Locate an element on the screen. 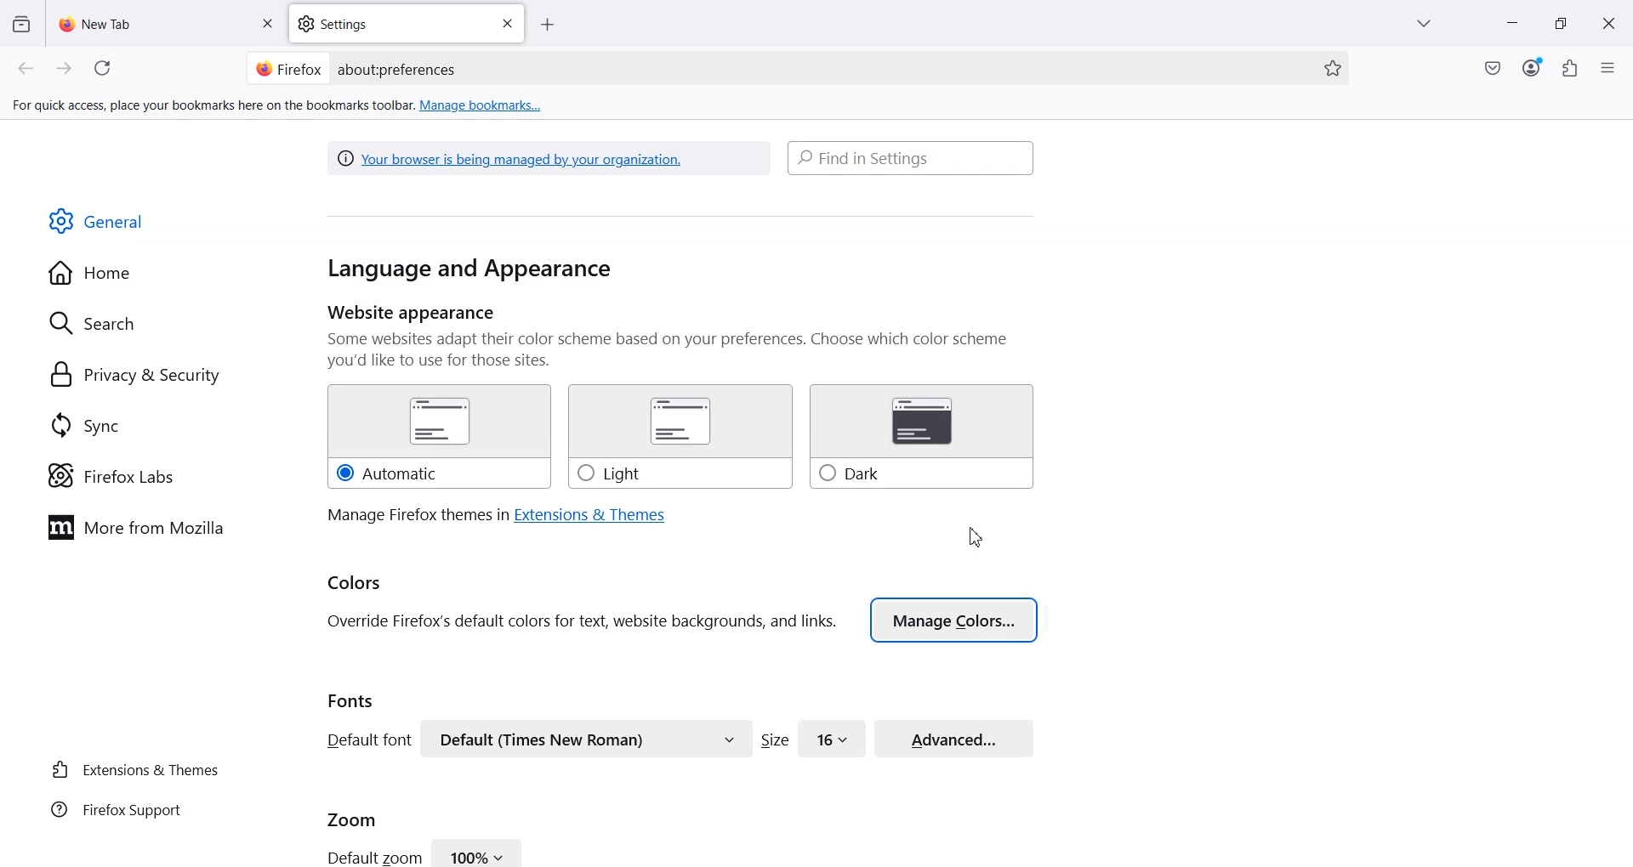 This screenshot has width=1633, height=867. Firefox is located at coordinates (288, 67).